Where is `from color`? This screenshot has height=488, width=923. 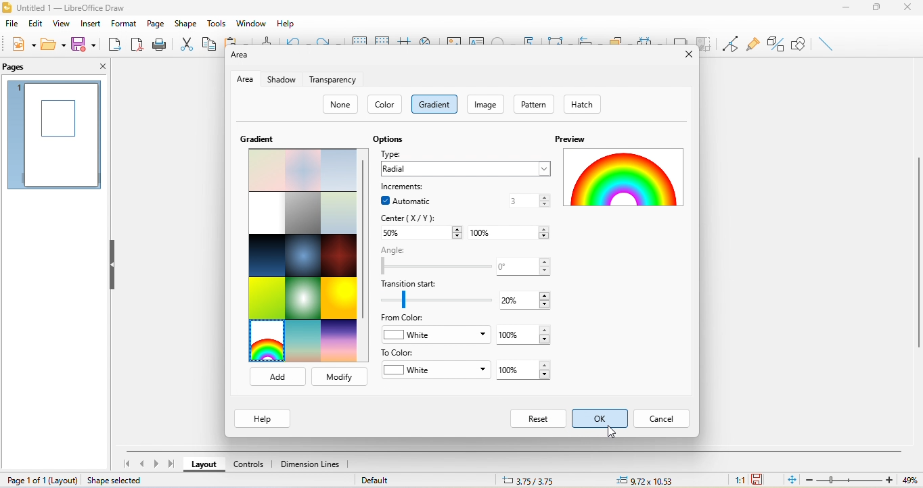
from color is located at coordinates (405, 318).